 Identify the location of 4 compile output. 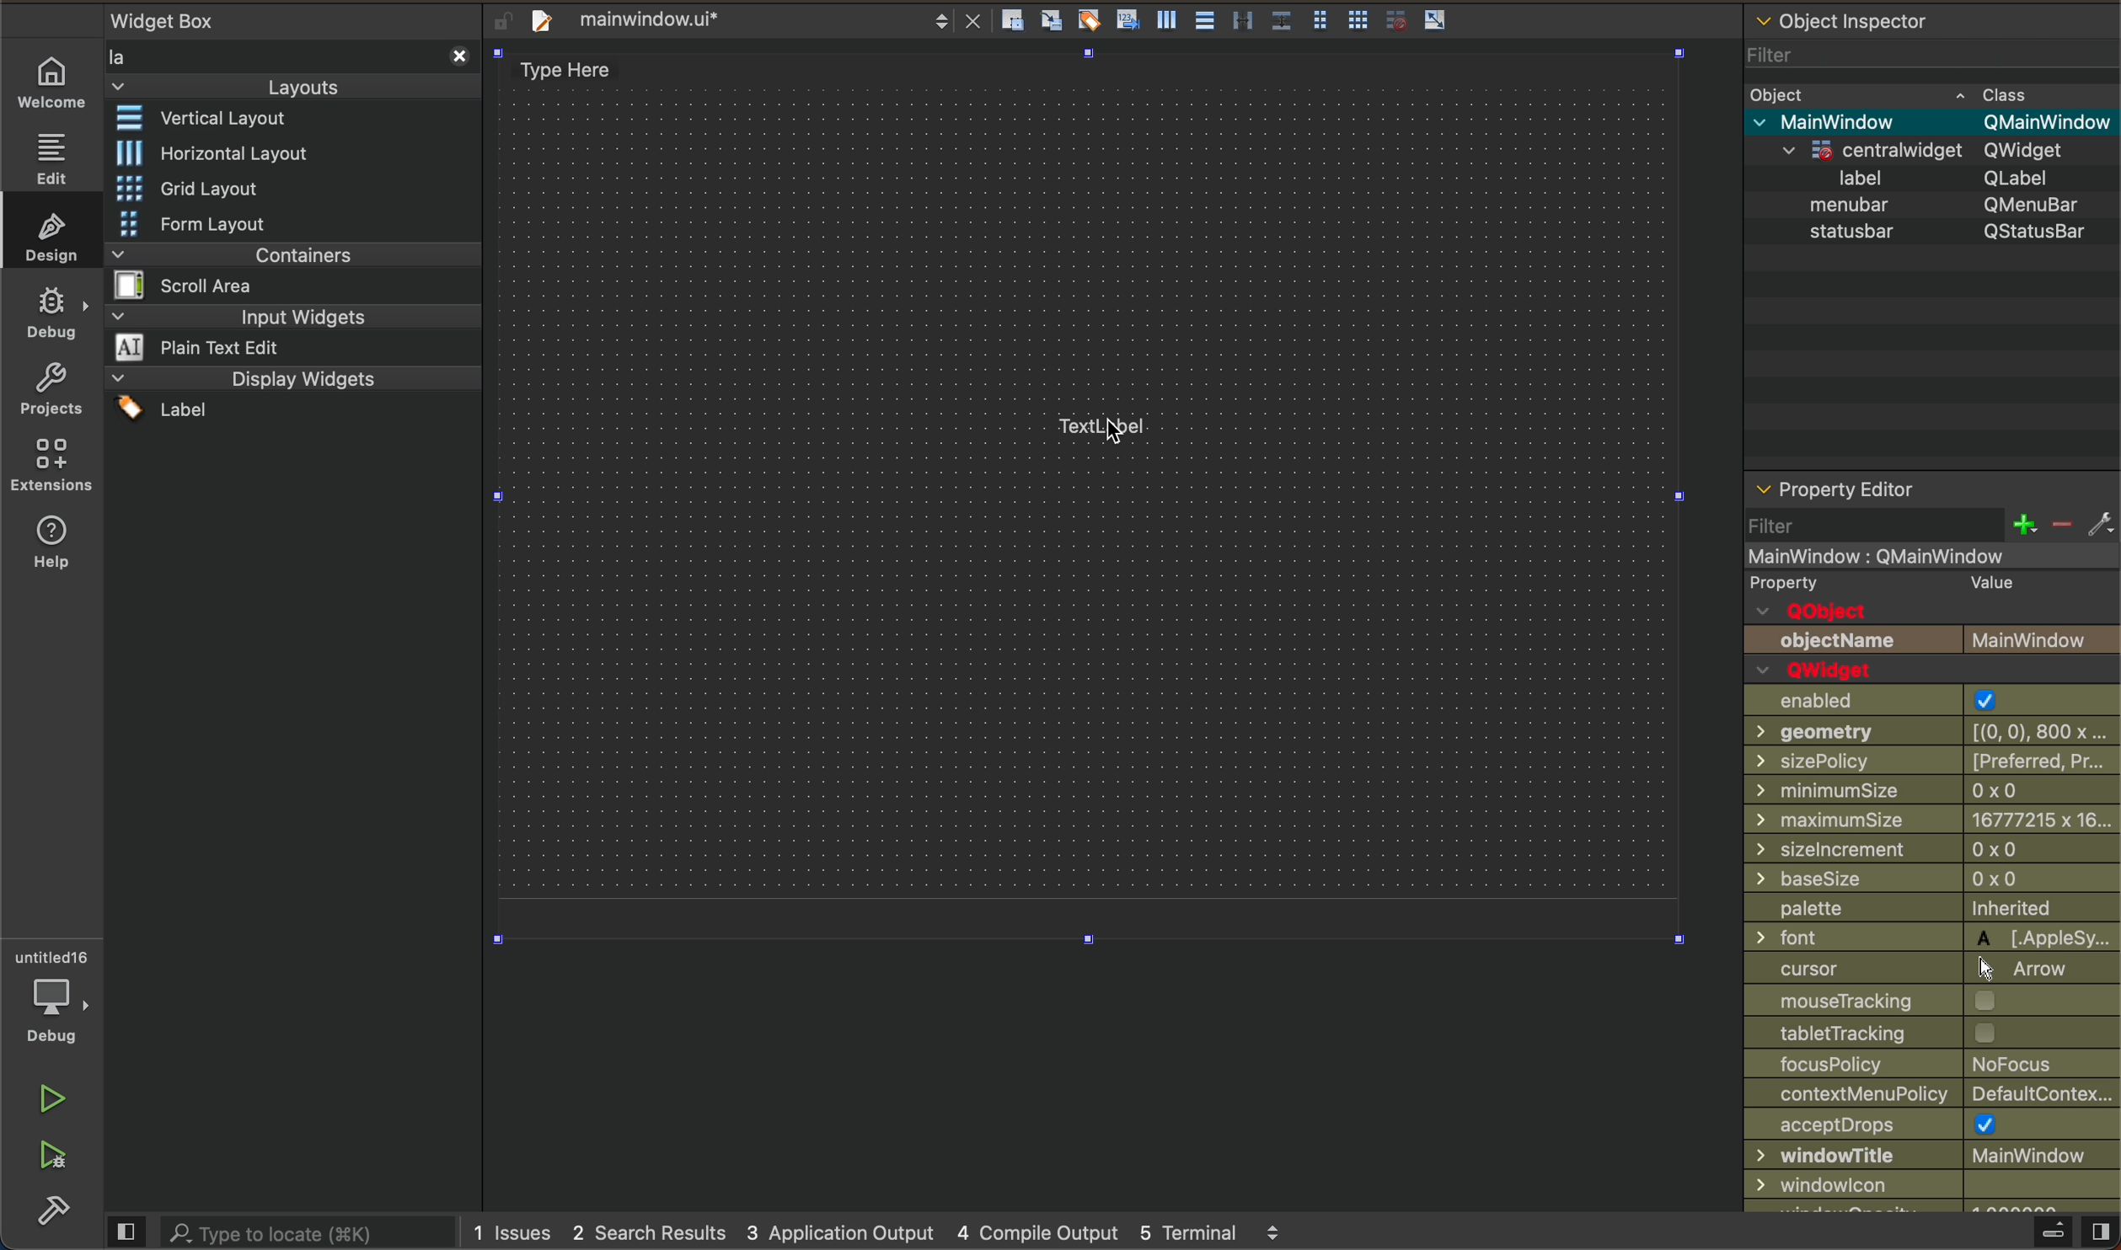
(1037, 1229).